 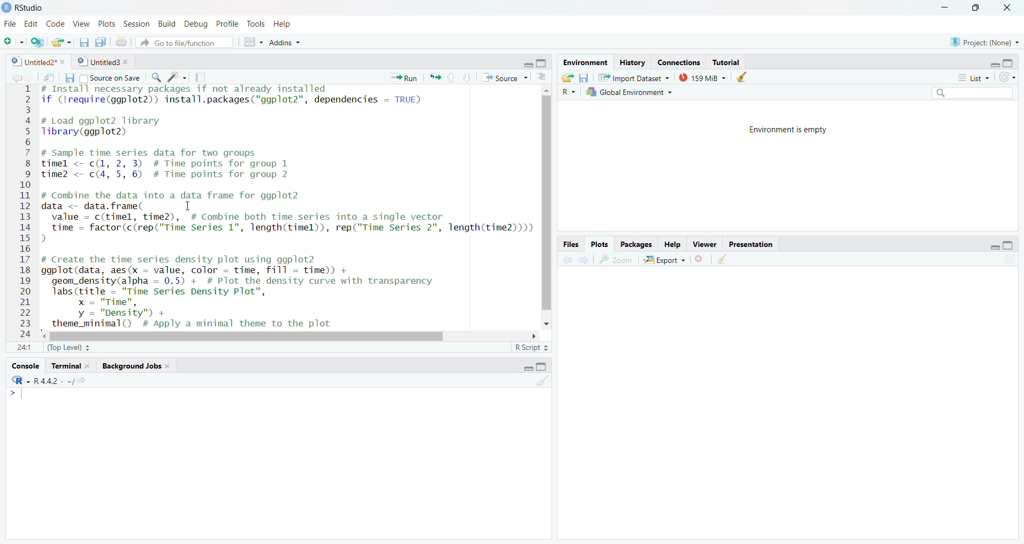 What do you see at coordinates (582, 261) in the screenshot?
I see `Next` at bounding box center [582, 261].